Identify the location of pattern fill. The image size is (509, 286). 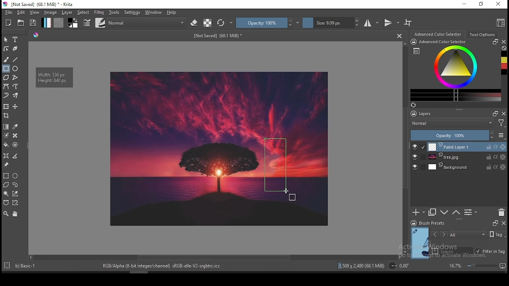
(59, 23).